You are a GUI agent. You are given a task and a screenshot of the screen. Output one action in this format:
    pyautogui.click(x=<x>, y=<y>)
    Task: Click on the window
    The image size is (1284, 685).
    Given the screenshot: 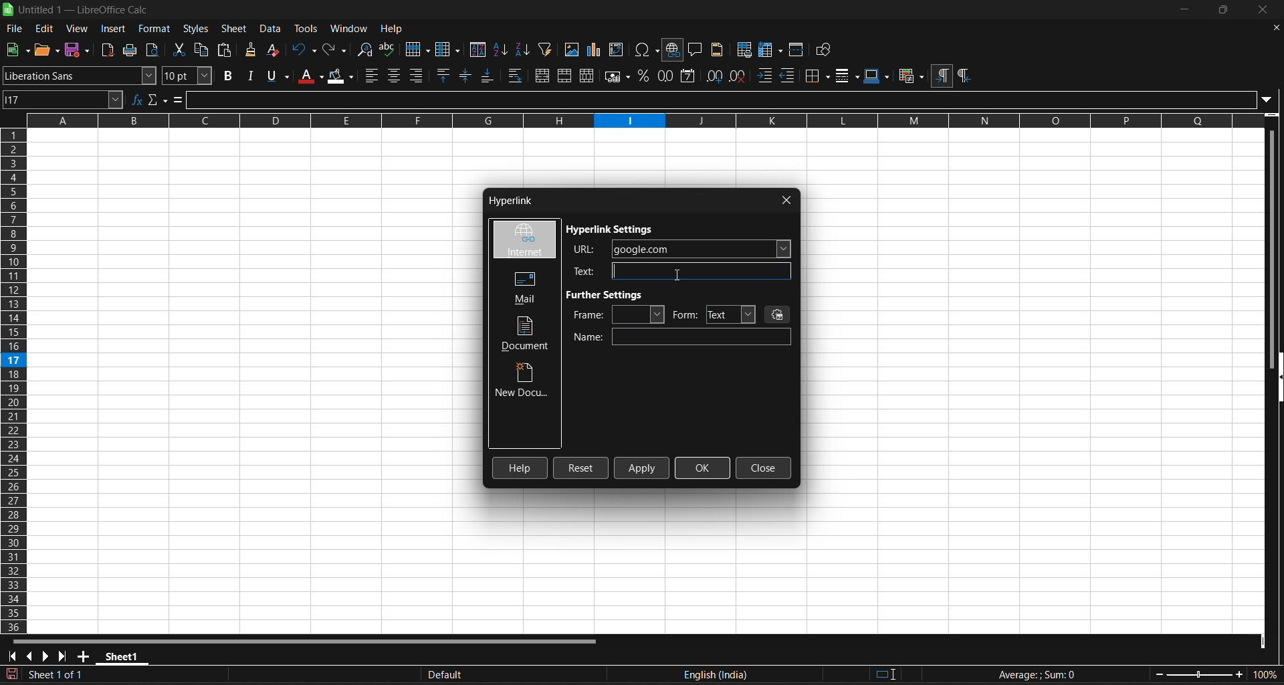 What is the action you would take?
    pyautogui.click(x=350, y=27)
    